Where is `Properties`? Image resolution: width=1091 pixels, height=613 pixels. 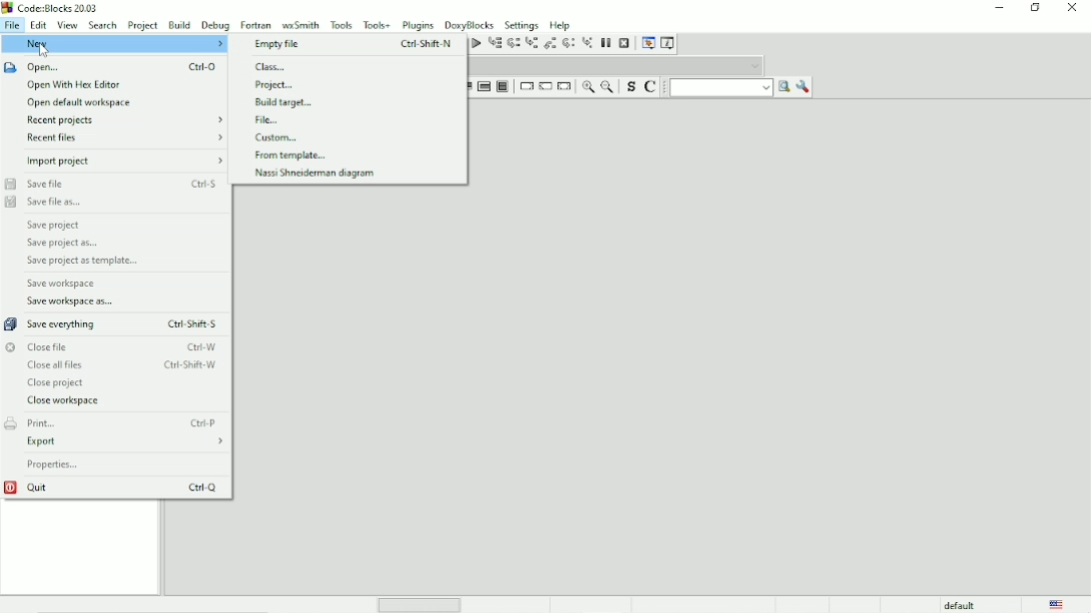
Properties is located at coordinates (55, 465).